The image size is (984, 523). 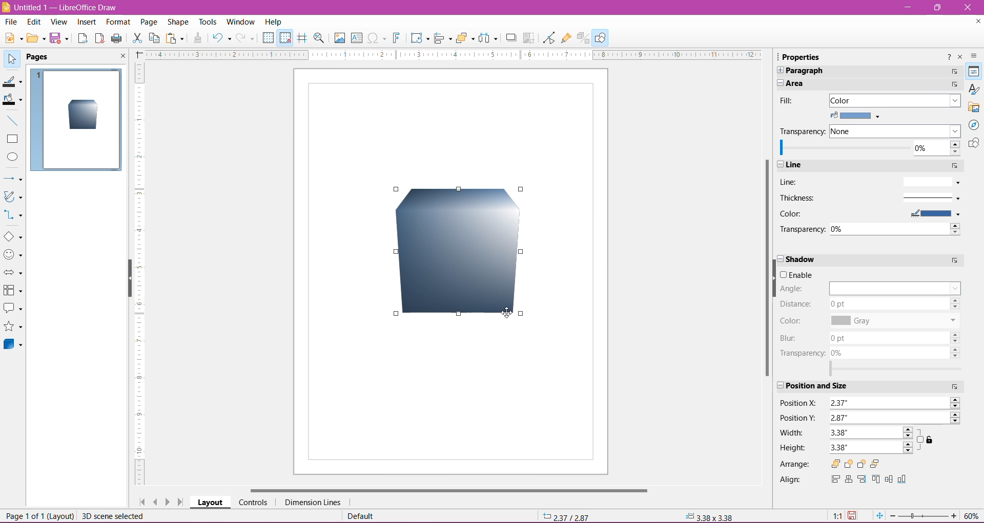 I want to click on Stars and Banners, so click(x=13, y=328).